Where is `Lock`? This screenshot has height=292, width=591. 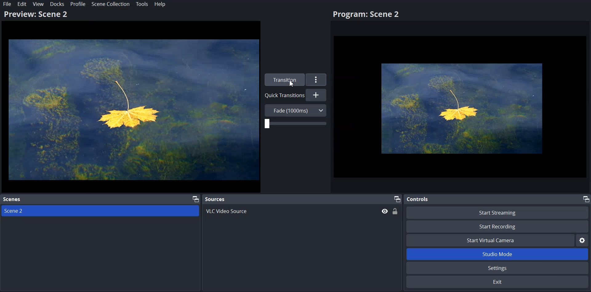 Lock is located at coordinates (396, 211).